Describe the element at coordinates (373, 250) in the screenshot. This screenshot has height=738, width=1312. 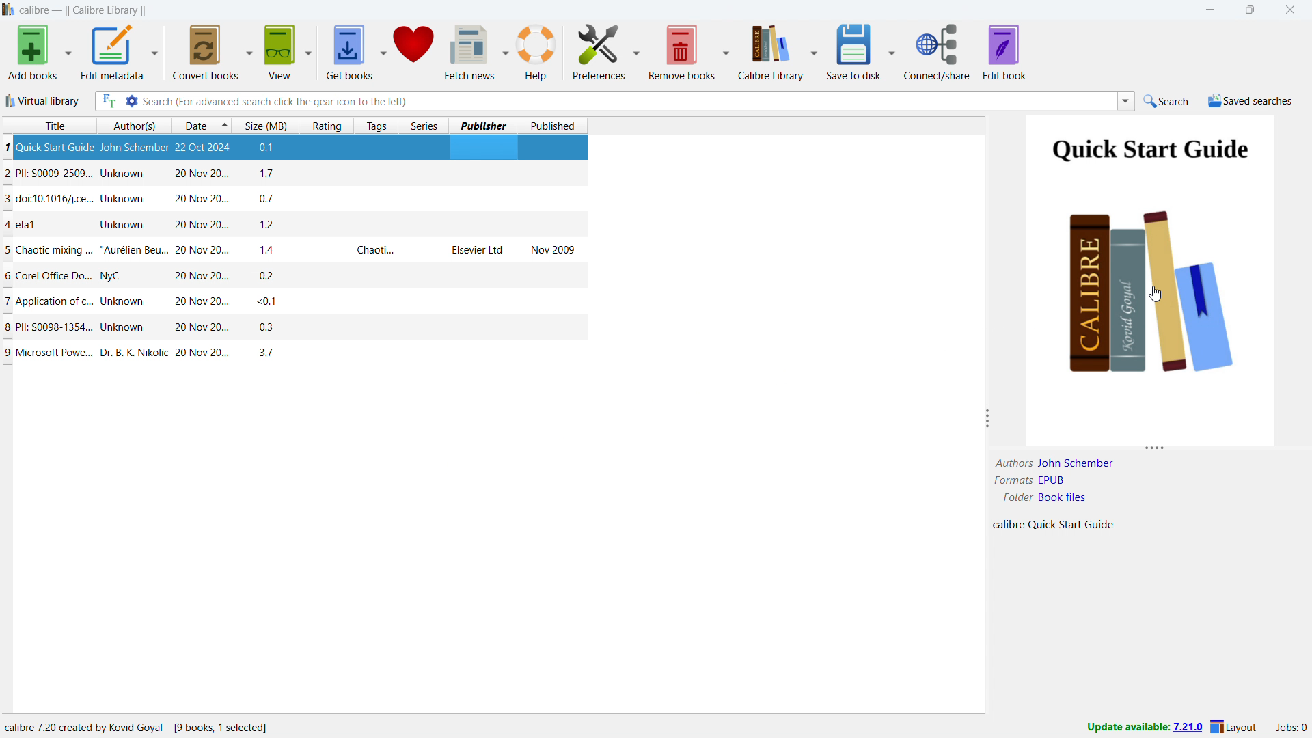
I see `Chacti` at that location.